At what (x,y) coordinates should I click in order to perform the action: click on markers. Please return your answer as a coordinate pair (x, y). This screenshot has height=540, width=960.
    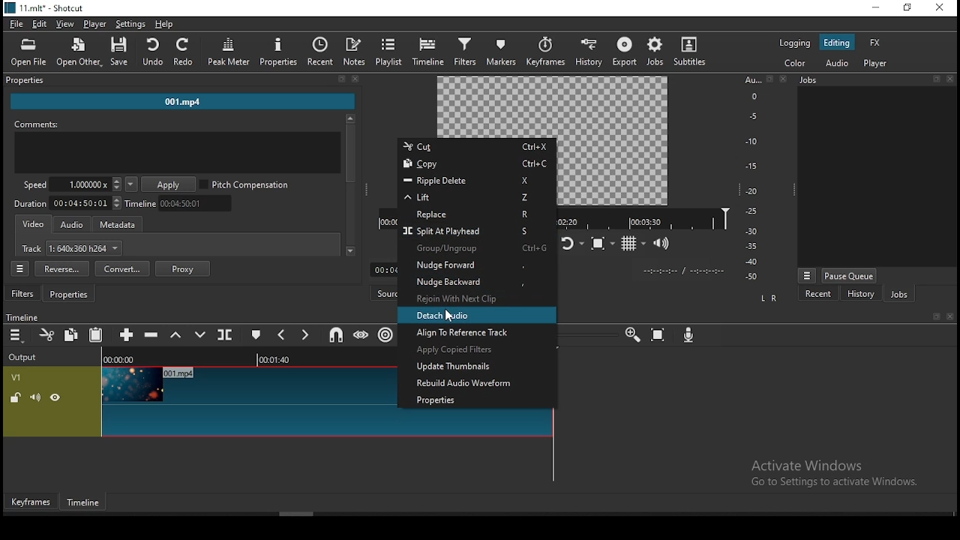
    Looking at the image, I should click on (503, 53).